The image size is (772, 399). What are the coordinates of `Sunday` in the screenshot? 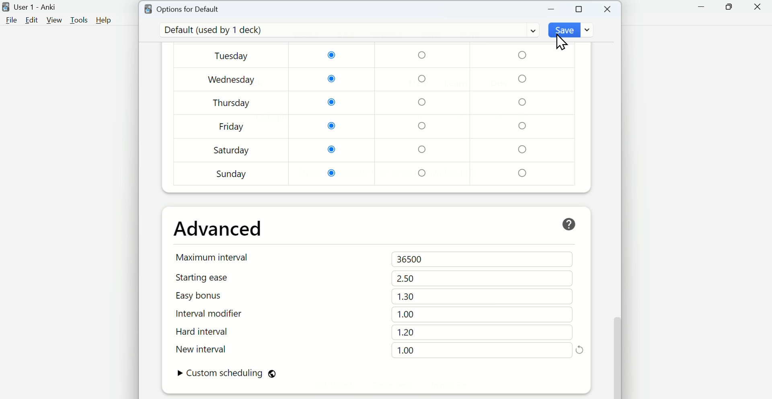 It's located at (232, 174).